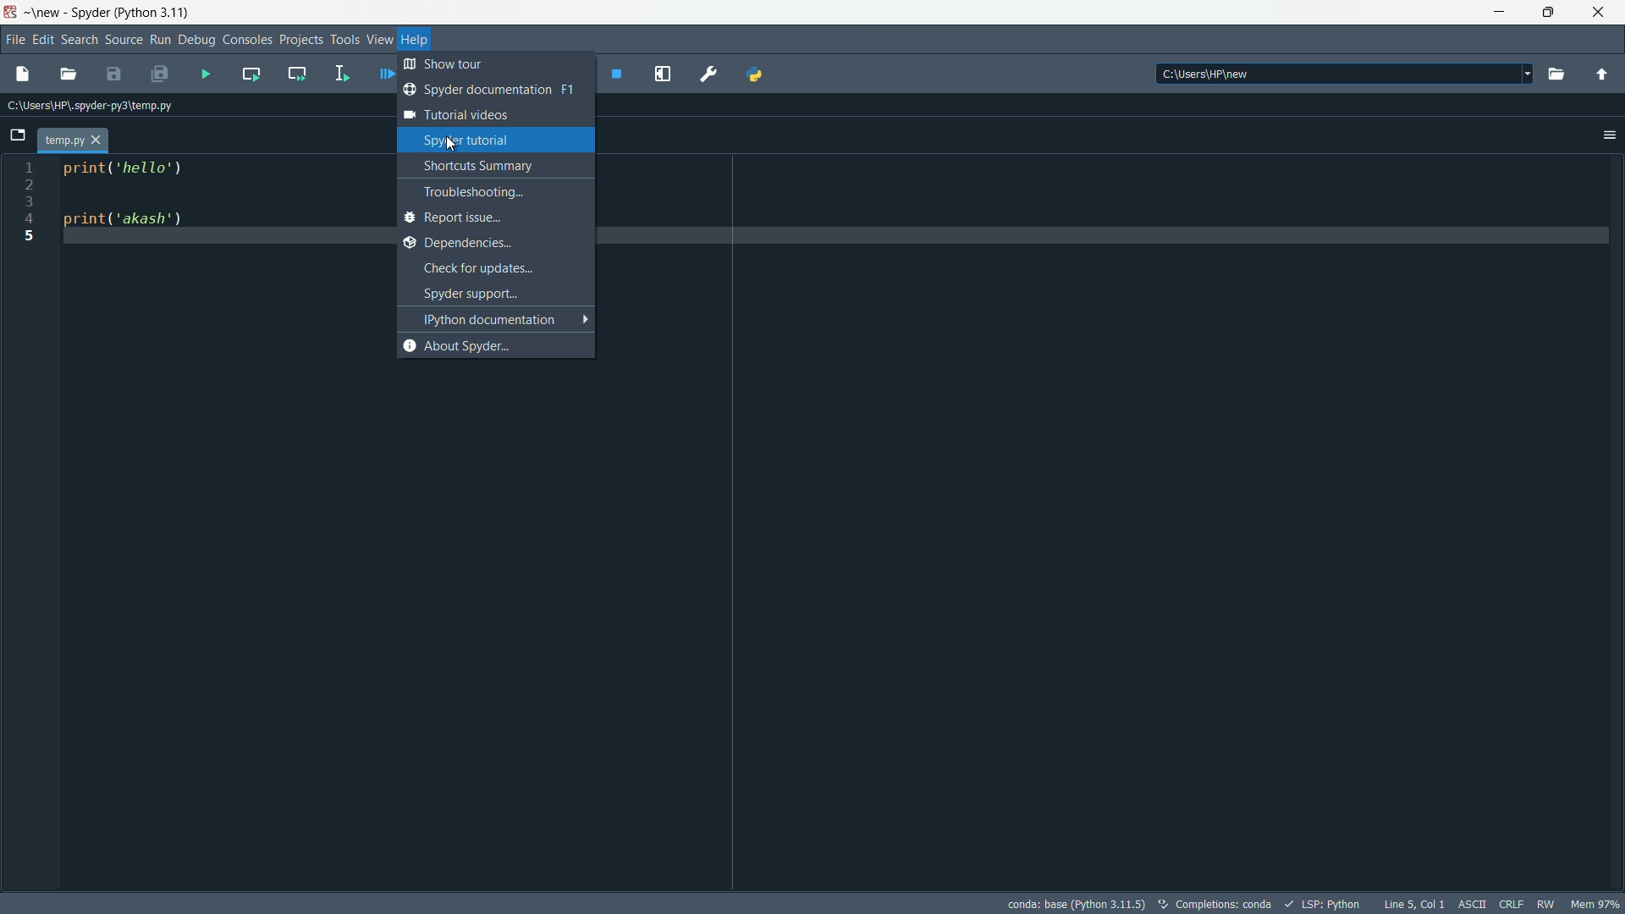 Image resolution: width=1625 pixels, height=914 pixels. Describe the element at coordinates (25, 202) in the screenshot. I see `line number` at that location.